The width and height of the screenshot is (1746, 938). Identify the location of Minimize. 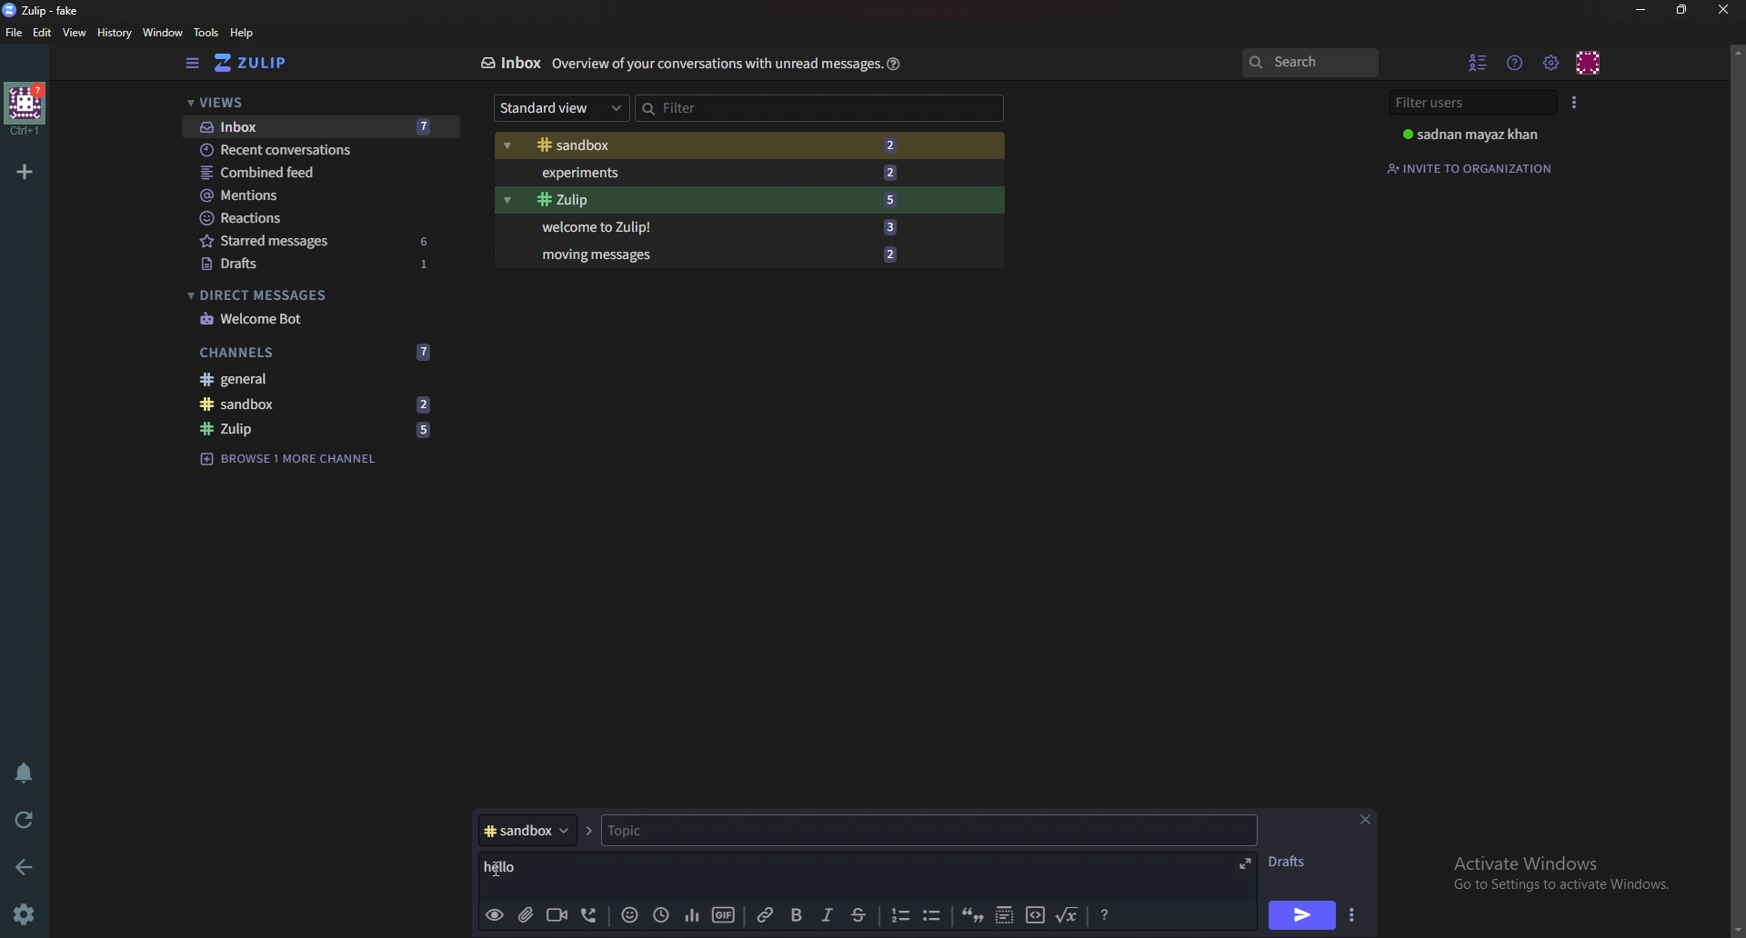
(1641, 9).